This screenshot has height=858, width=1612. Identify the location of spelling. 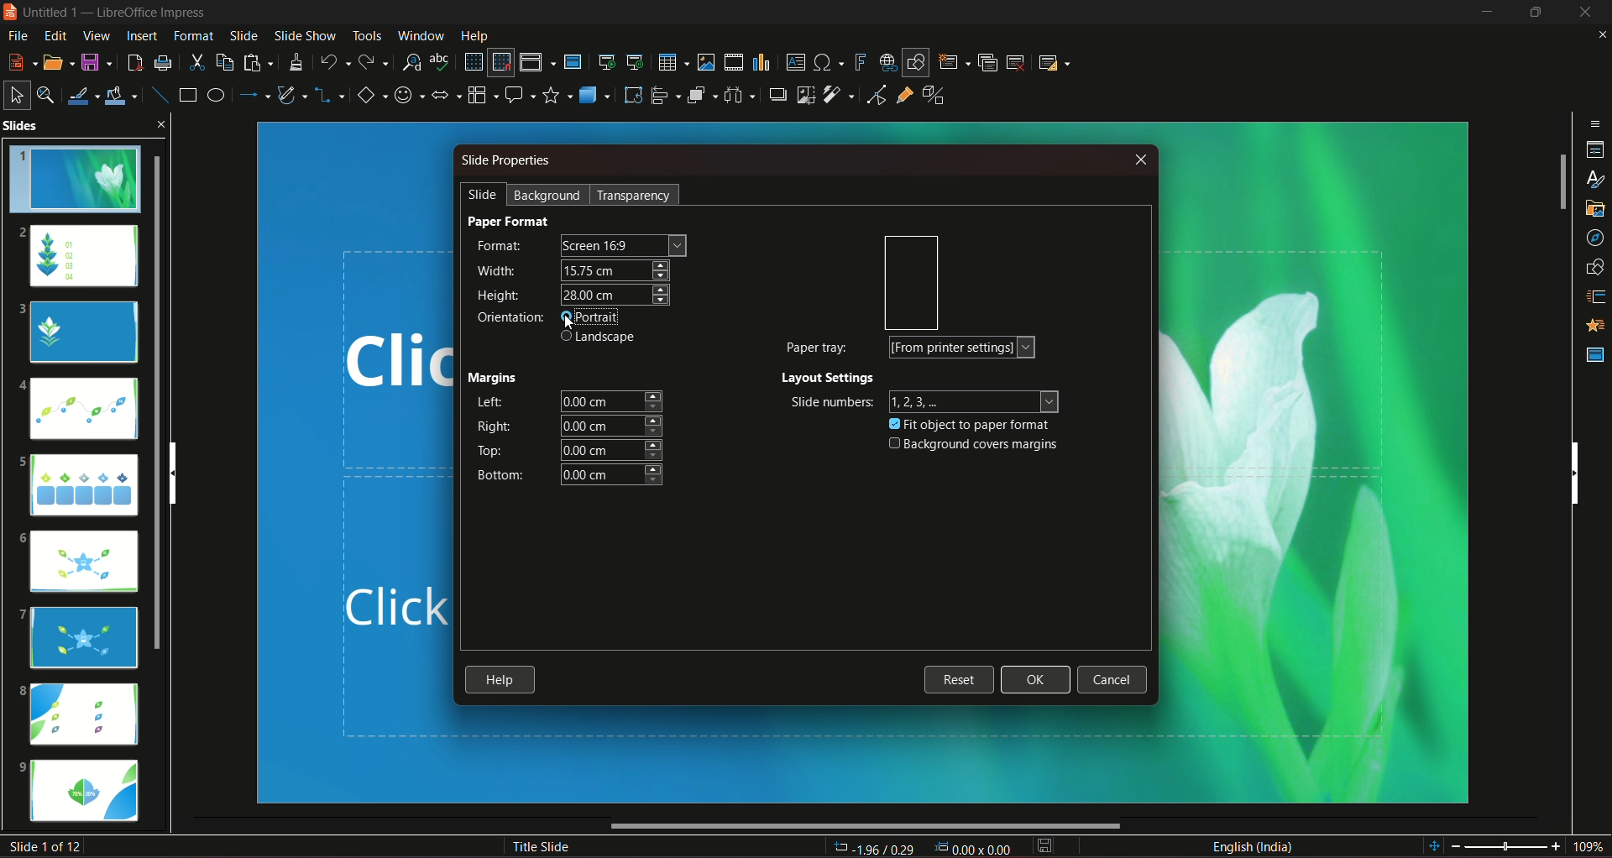
(442, 62).